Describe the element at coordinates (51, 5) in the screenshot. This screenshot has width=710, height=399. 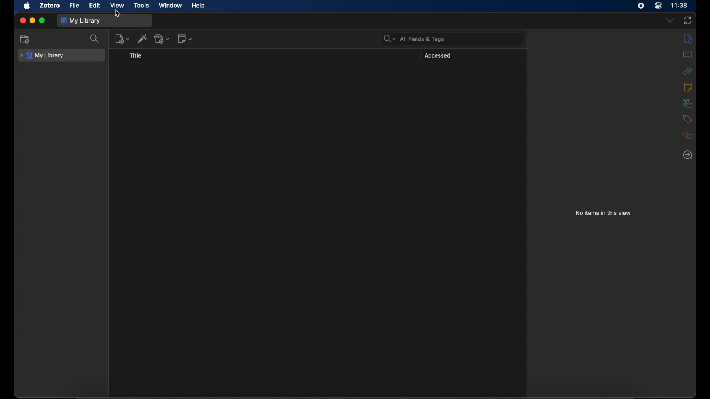
I see `zotero` at that location.